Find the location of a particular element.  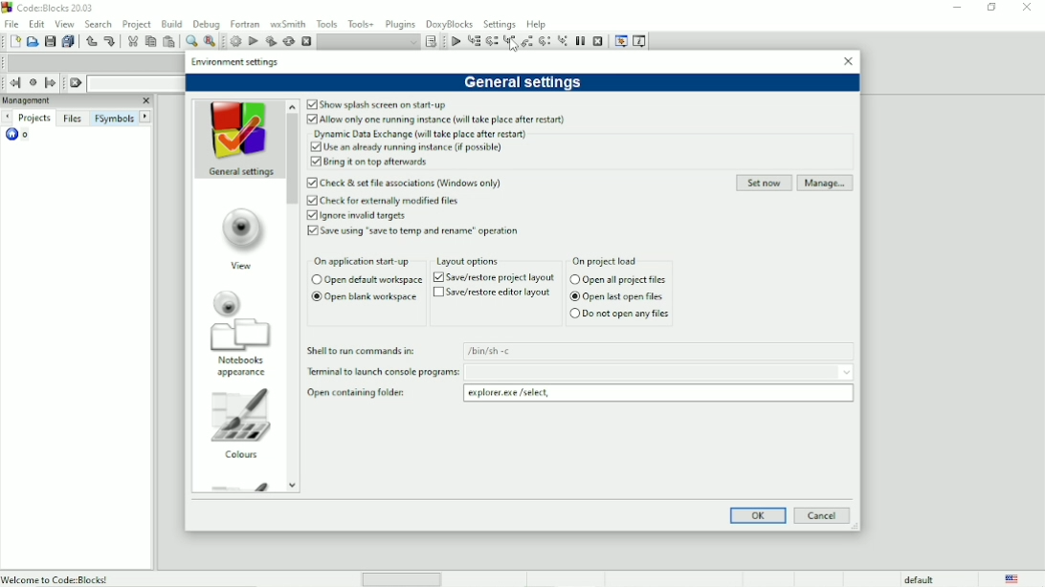

Ignore invalid targets is located at coordinates (361, 215).